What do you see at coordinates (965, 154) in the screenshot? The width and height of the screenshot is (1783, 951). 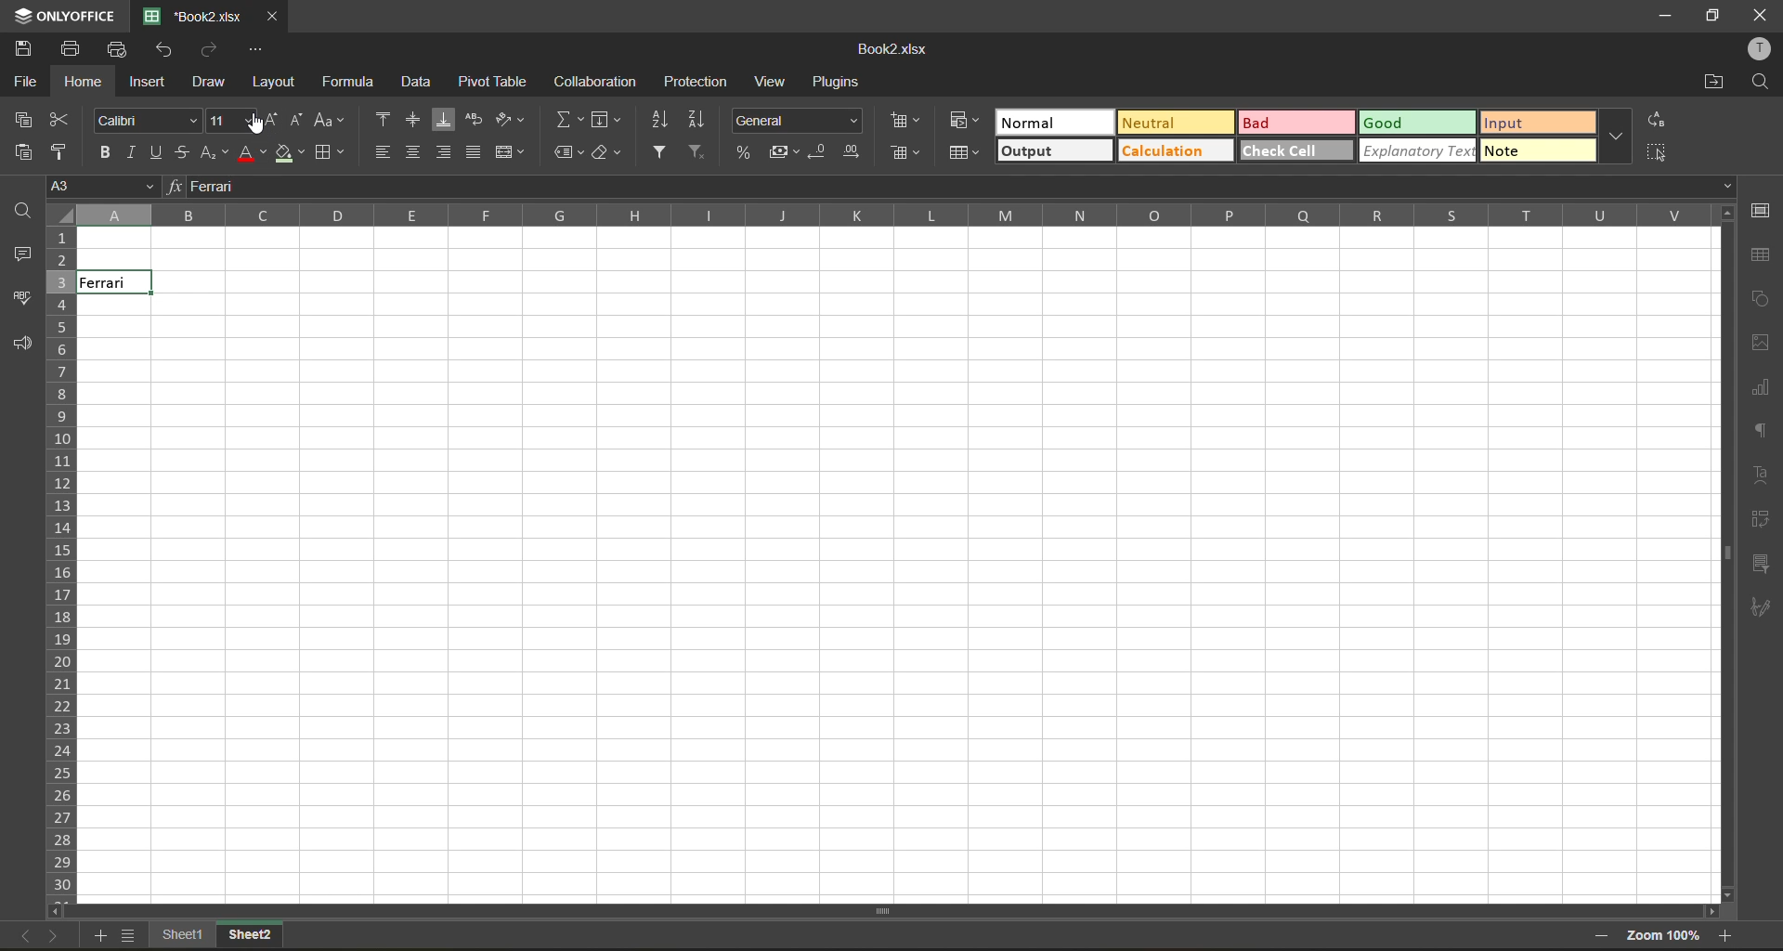 I see `format as table` at bounding box center [965, 154].